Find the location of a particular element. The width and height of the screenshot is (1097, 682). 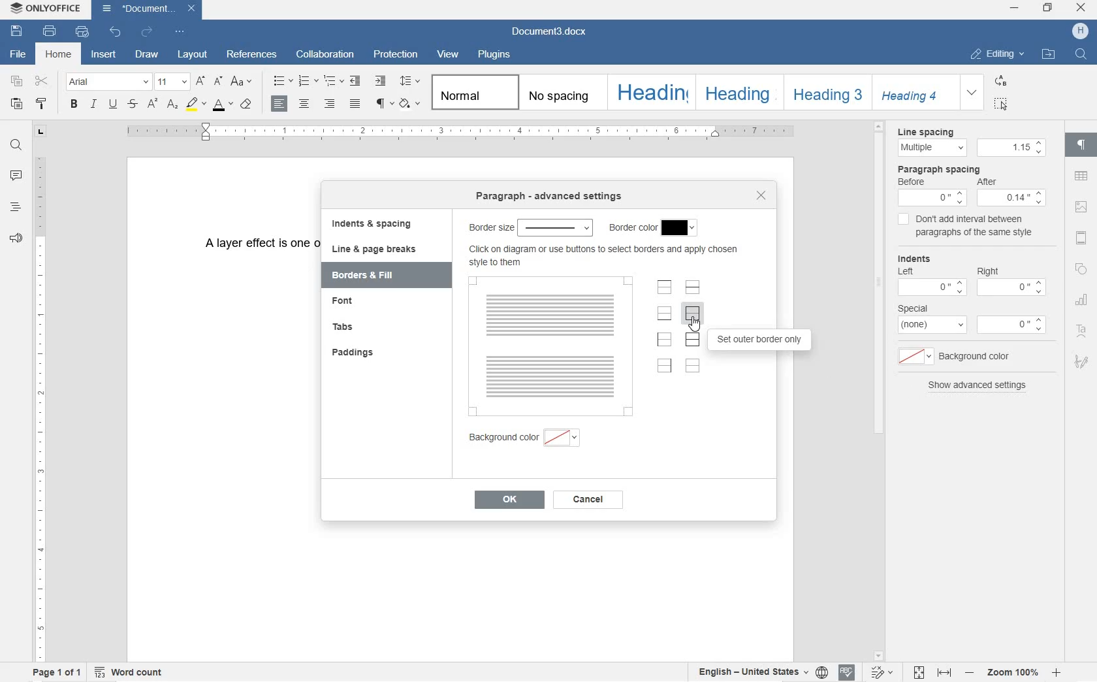

paddings is located at coordinates (369, 353).